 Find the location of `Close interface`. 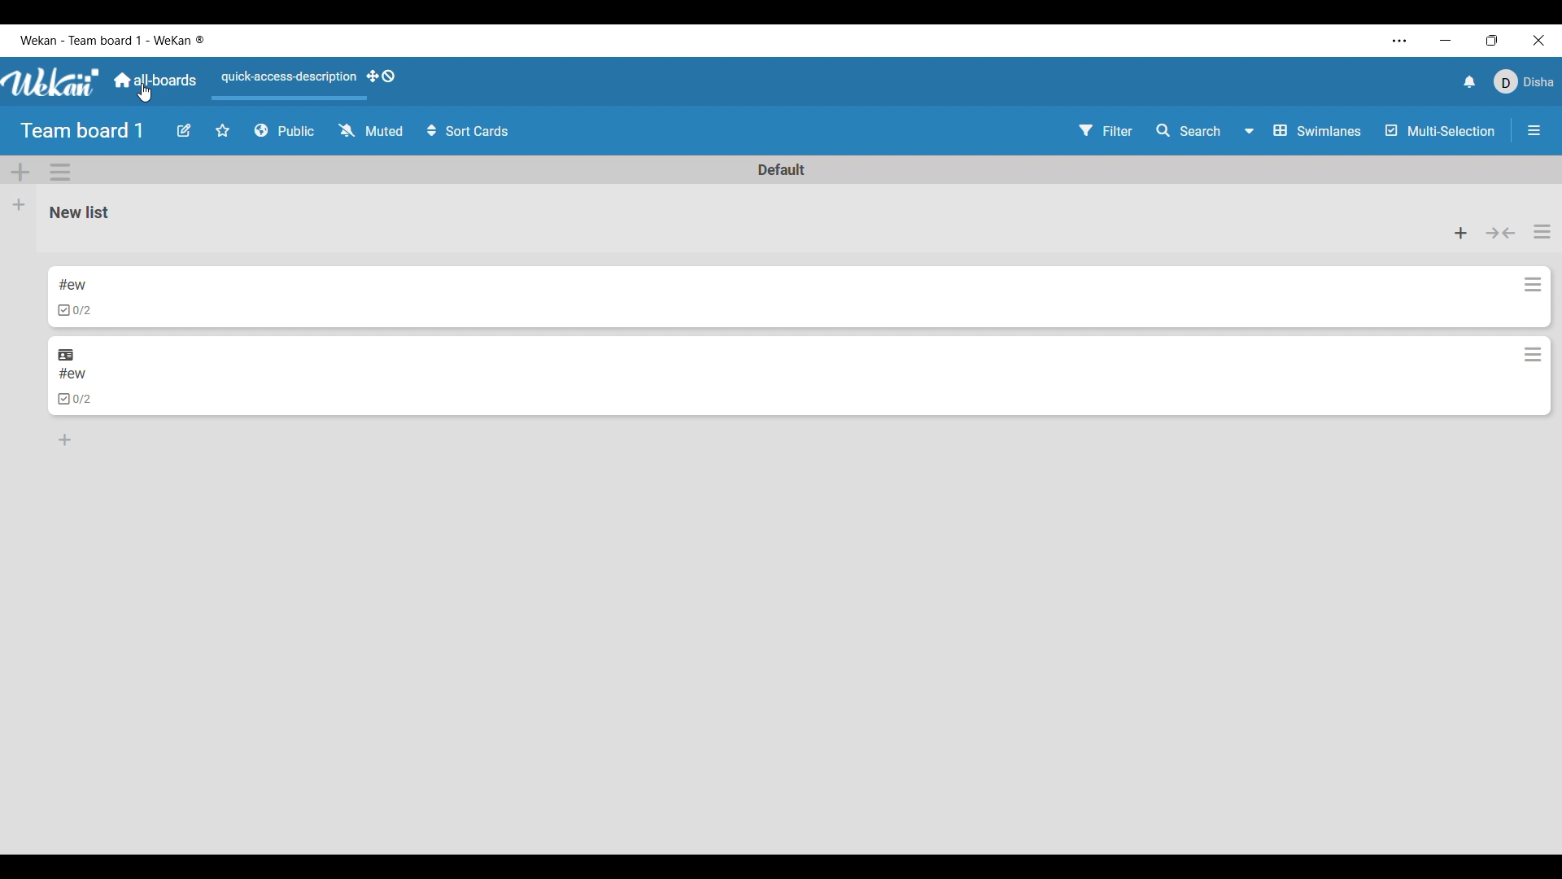

Close interface is located at coordinates (1539, 41).